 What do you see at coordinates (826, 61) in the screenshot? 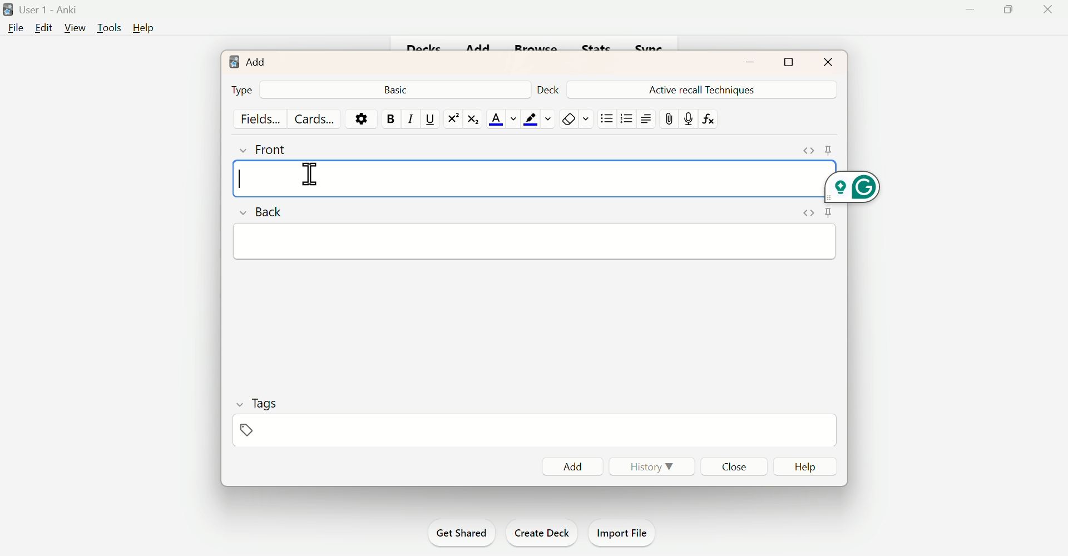
I see `Close` at bounding box center [826, 61].